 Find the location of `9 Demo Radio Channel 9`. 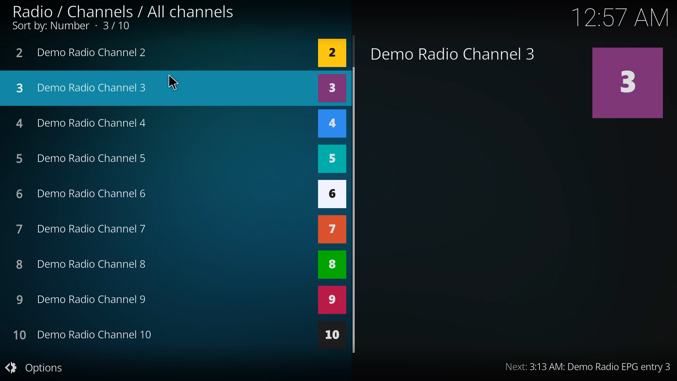

9 Demo Radio Channel 9 is located at coordinates (83, 300).